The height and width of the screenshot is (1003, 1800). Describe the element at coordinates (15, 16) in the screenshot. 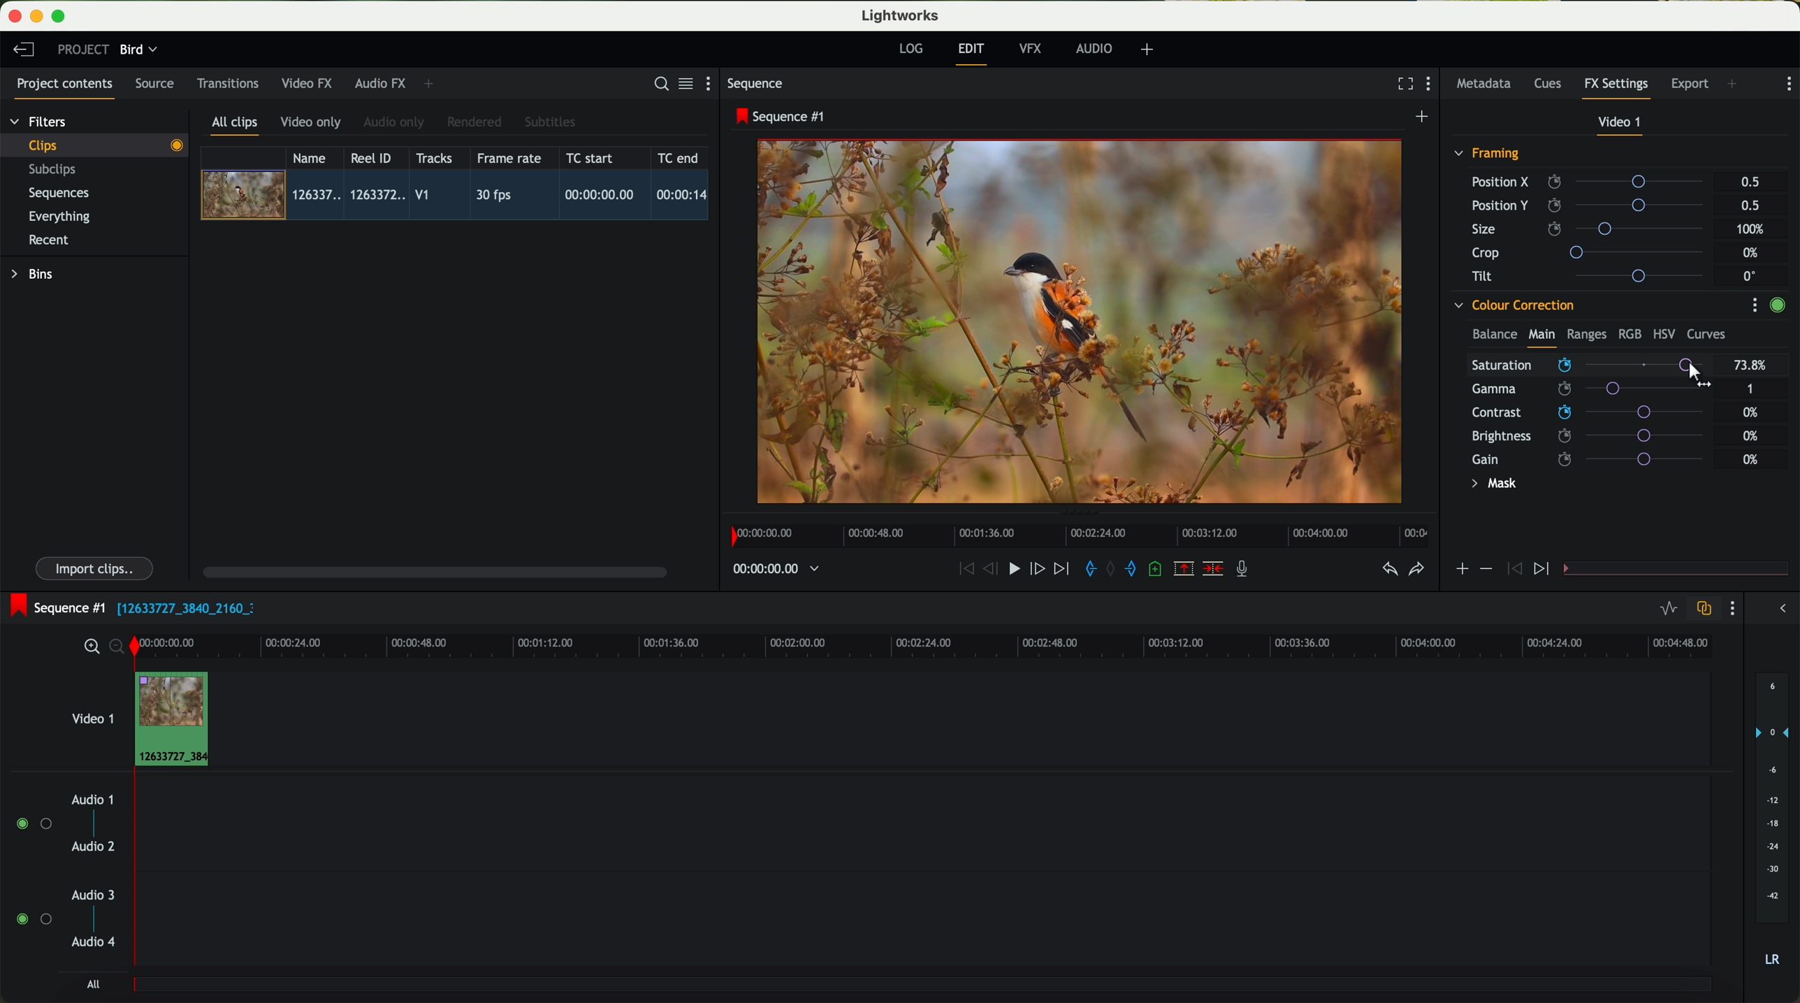

I see `close program` at that location.